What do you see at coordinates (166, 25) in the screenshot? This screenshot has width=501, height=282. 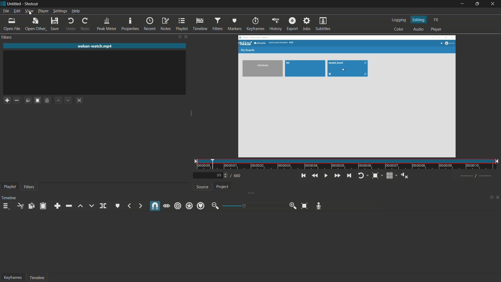 I see `notes` at bounding box center [166, 25].